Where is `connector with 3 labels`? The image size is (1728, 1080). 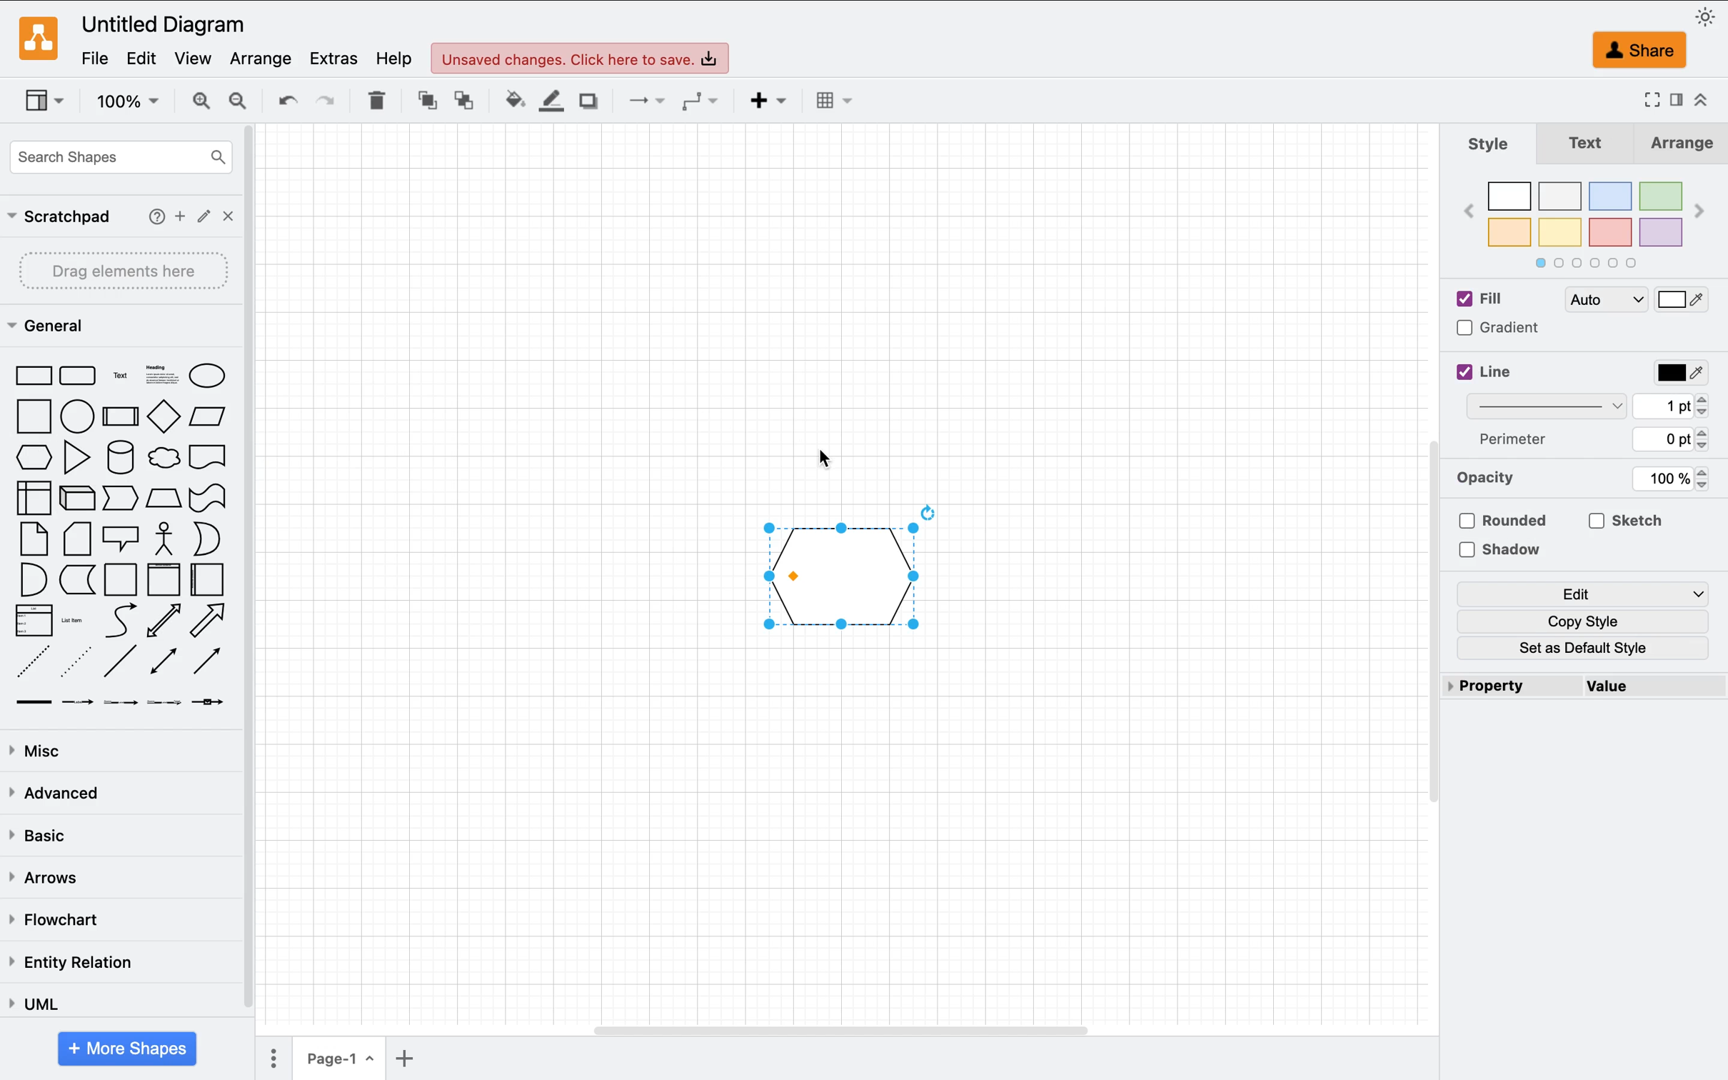 connector with 3 labels is located at coordinates (161, 706).